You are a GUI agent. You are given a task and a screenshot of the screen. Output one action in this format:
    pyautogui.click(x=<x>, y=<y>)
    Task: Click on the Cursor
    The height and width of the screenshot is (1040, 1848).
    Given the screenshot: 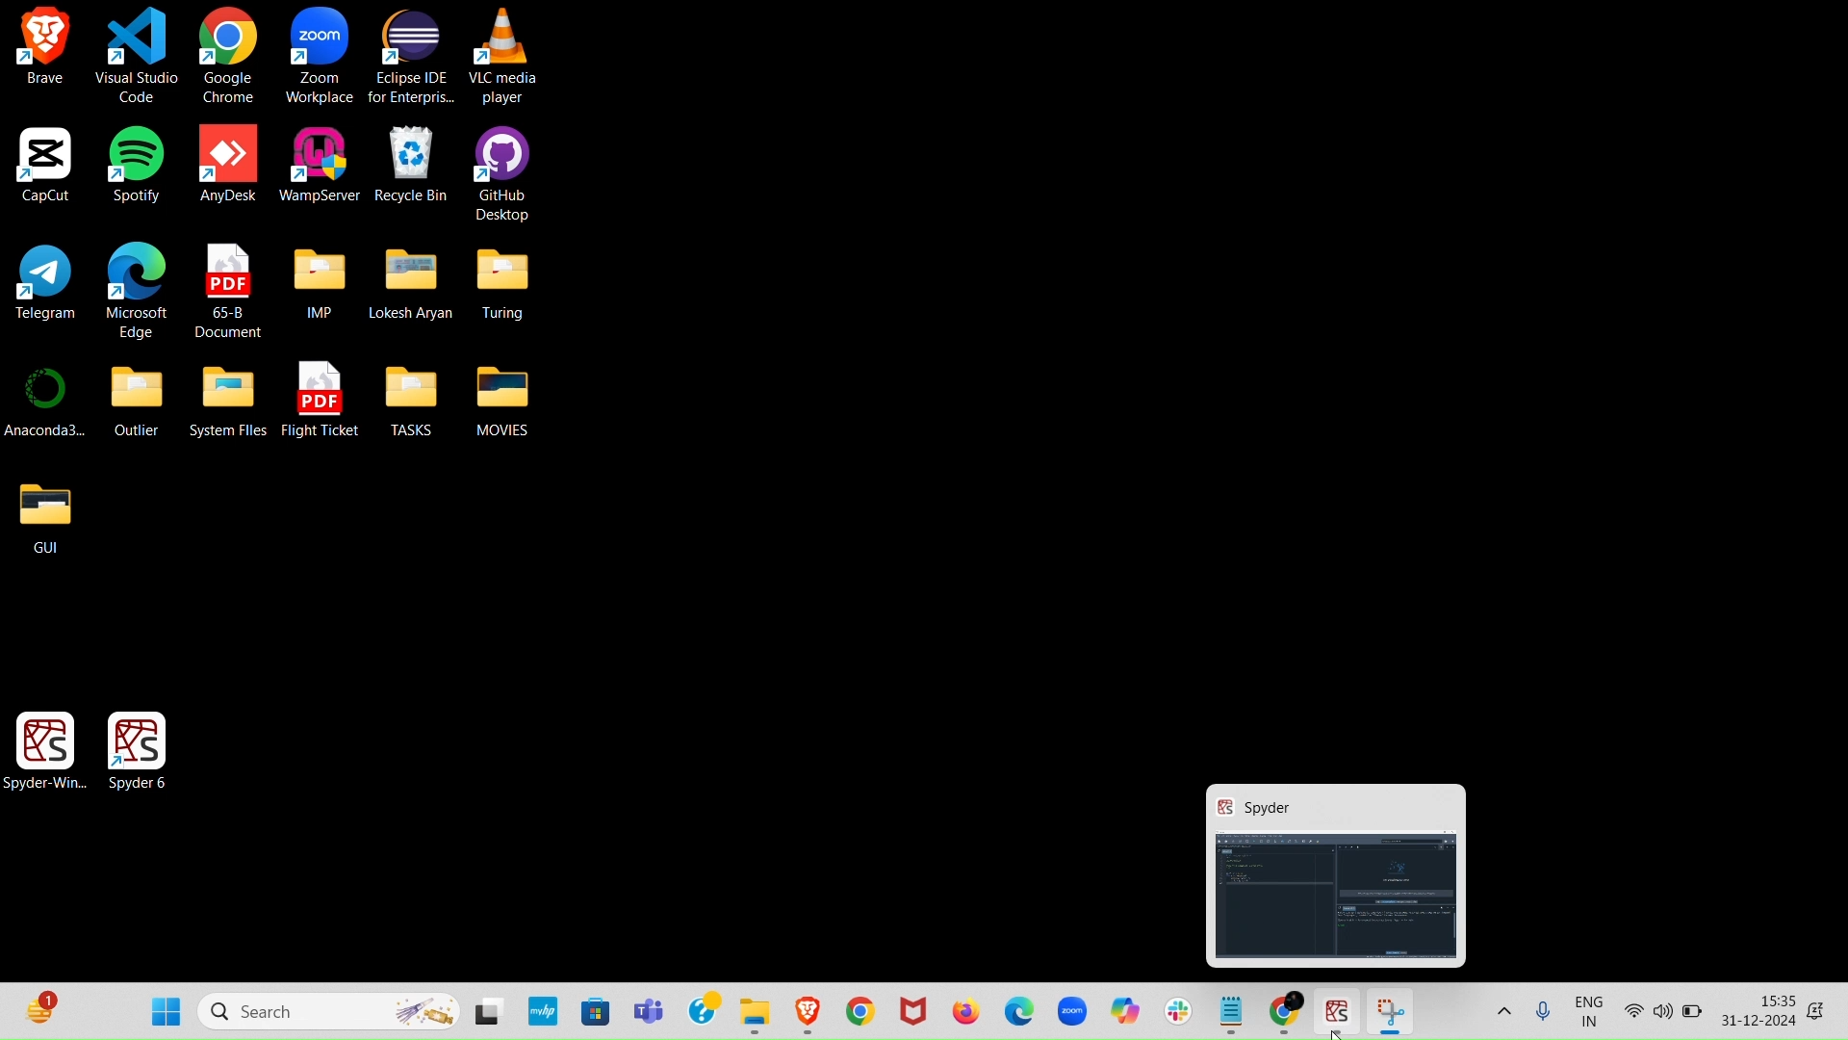 What is the action you would take?
    pyautogui.click(x=1336, y=1028)
    